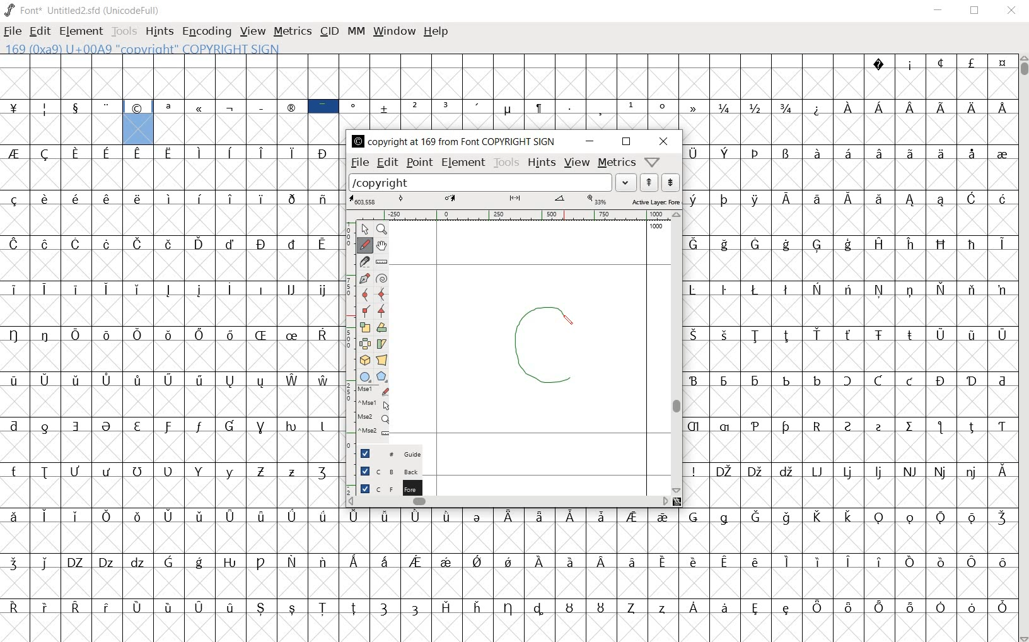 The width and height of the screenshot is (1029, 642). I want to click on window, so click(393, 31).